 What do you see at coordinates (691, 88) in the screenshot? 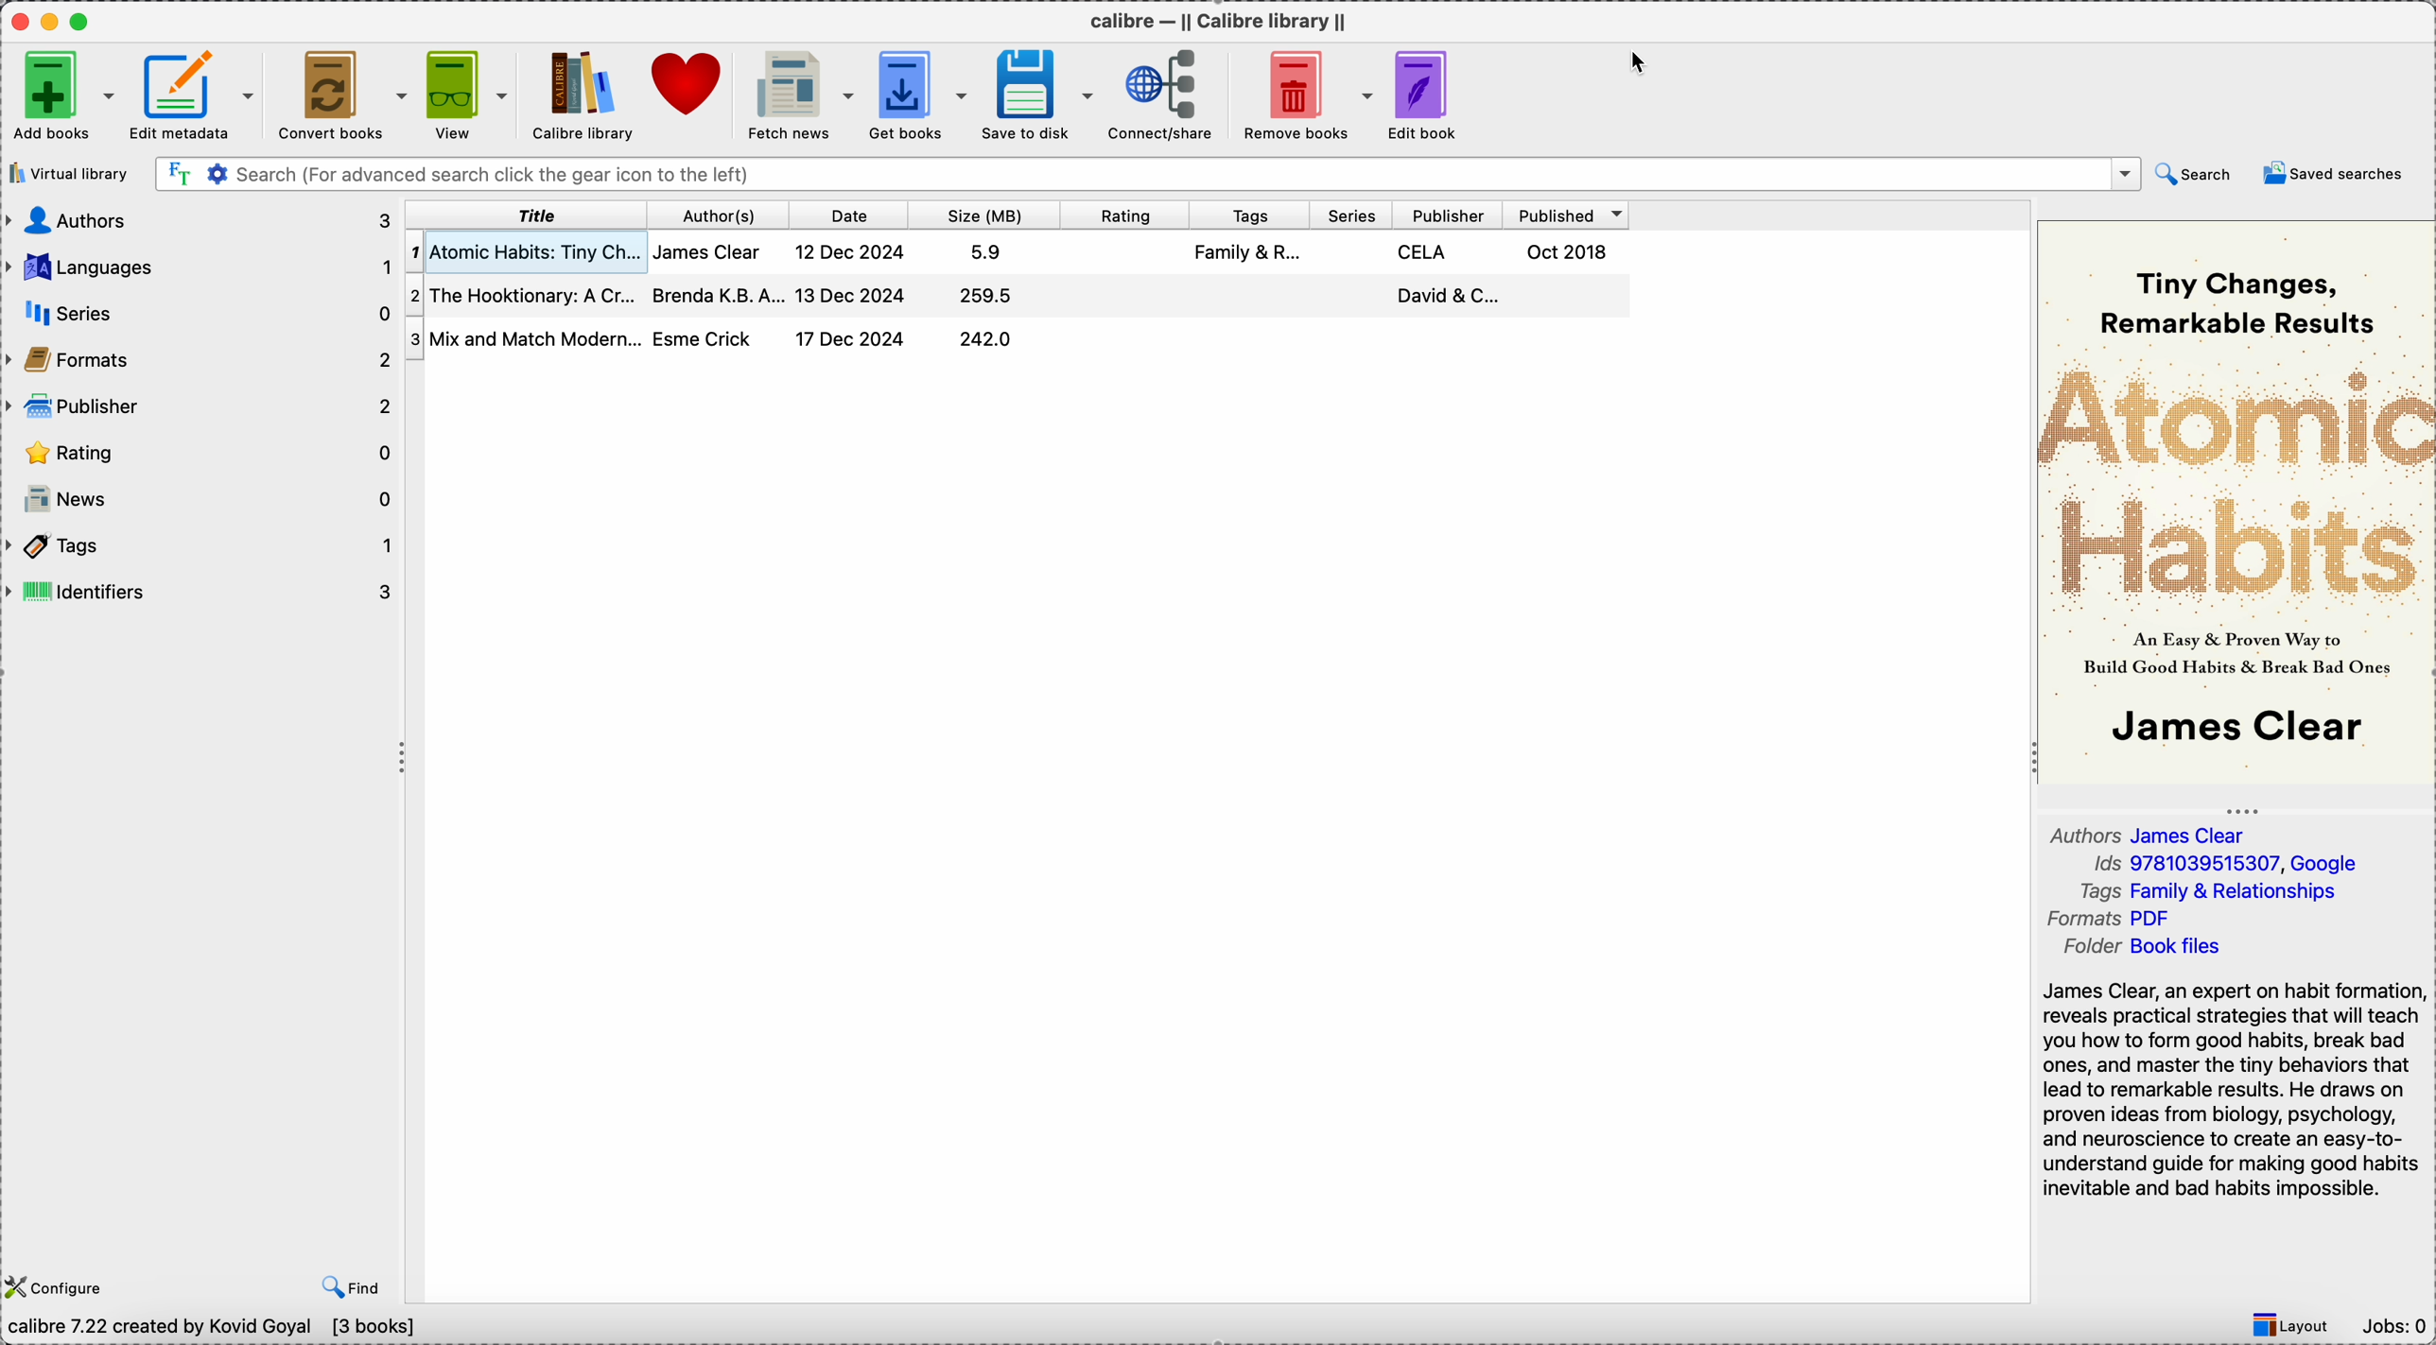
I see `donate` at bounding box center [691, 88].